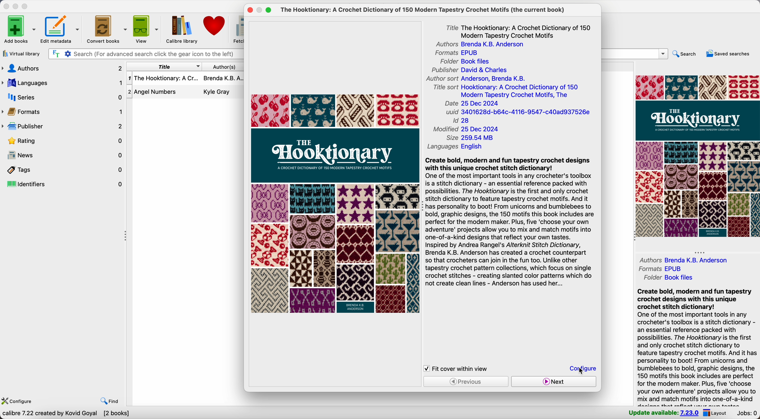 The width and height of the screenshot is (760, 419). Describe the element at coordinates (475, 78) in the screenshot. I see `author sort` at that location.